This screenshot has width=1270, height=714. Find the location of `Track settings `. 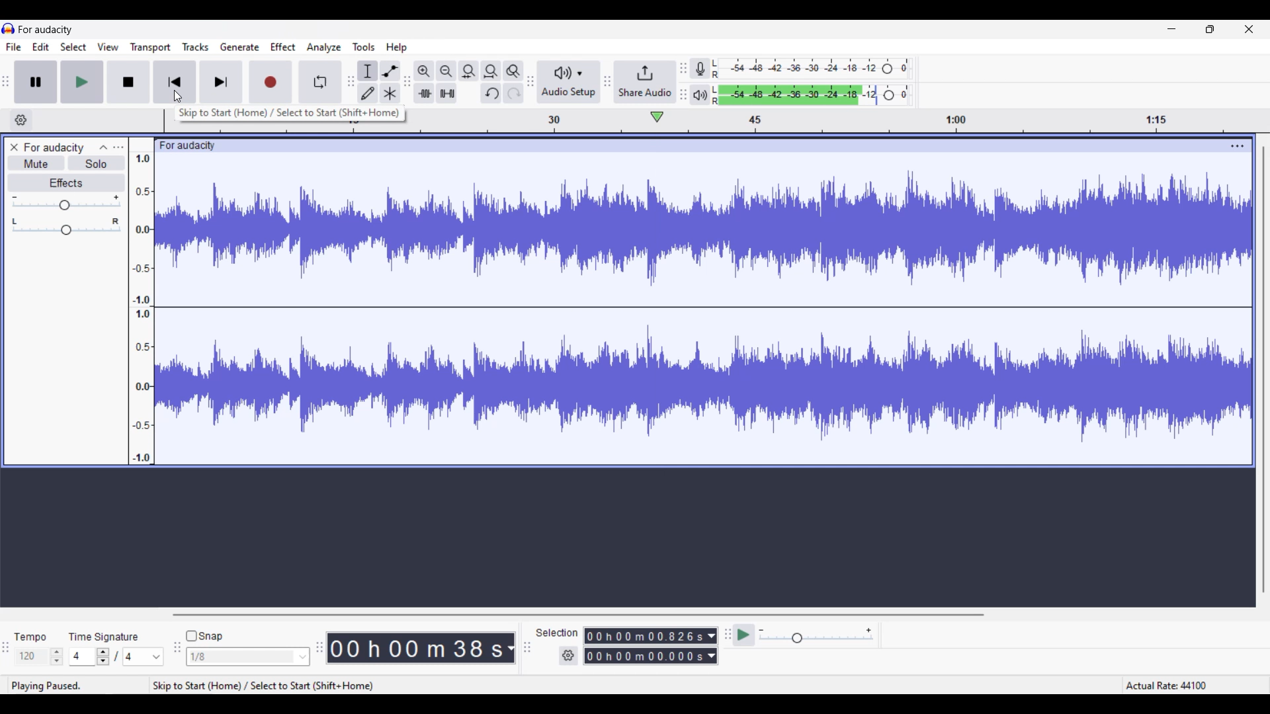

Track settings  is located at coordinates (1238, 146).